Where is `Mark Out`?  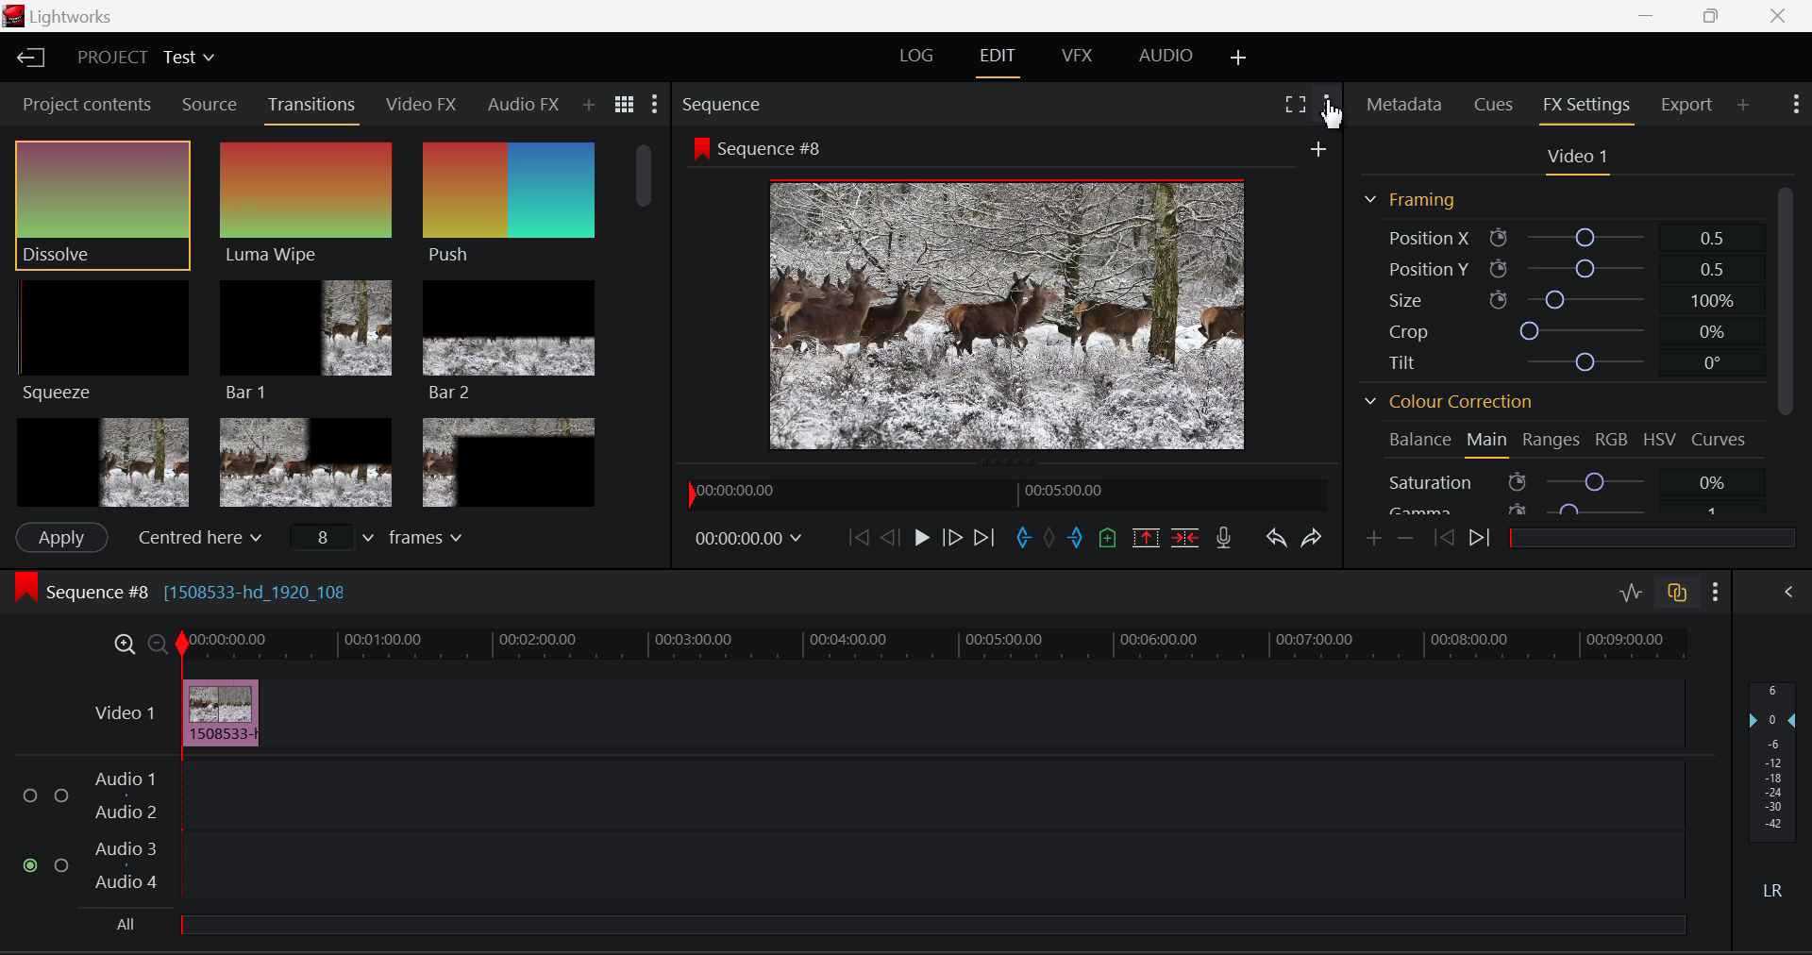
Mark Out is located at coordinates (1078, 537).